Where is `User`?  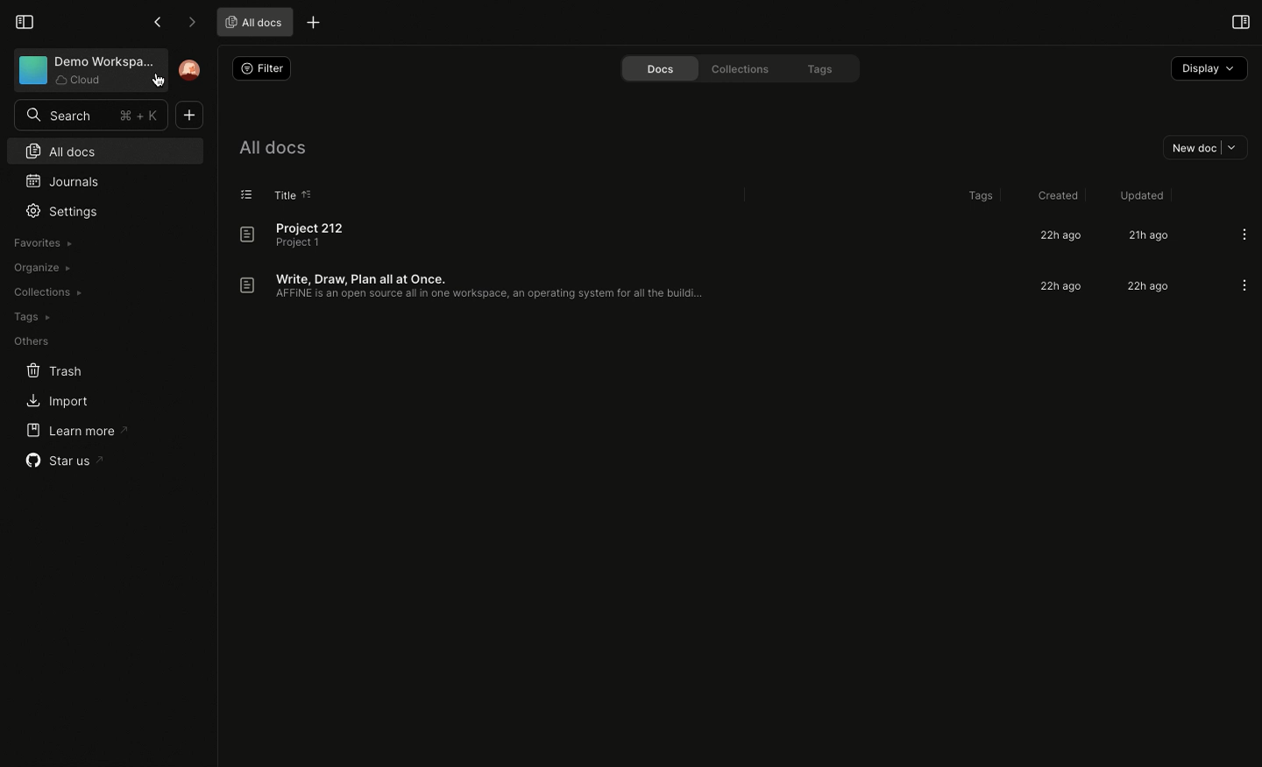
User is located at coordinates (190, 70).